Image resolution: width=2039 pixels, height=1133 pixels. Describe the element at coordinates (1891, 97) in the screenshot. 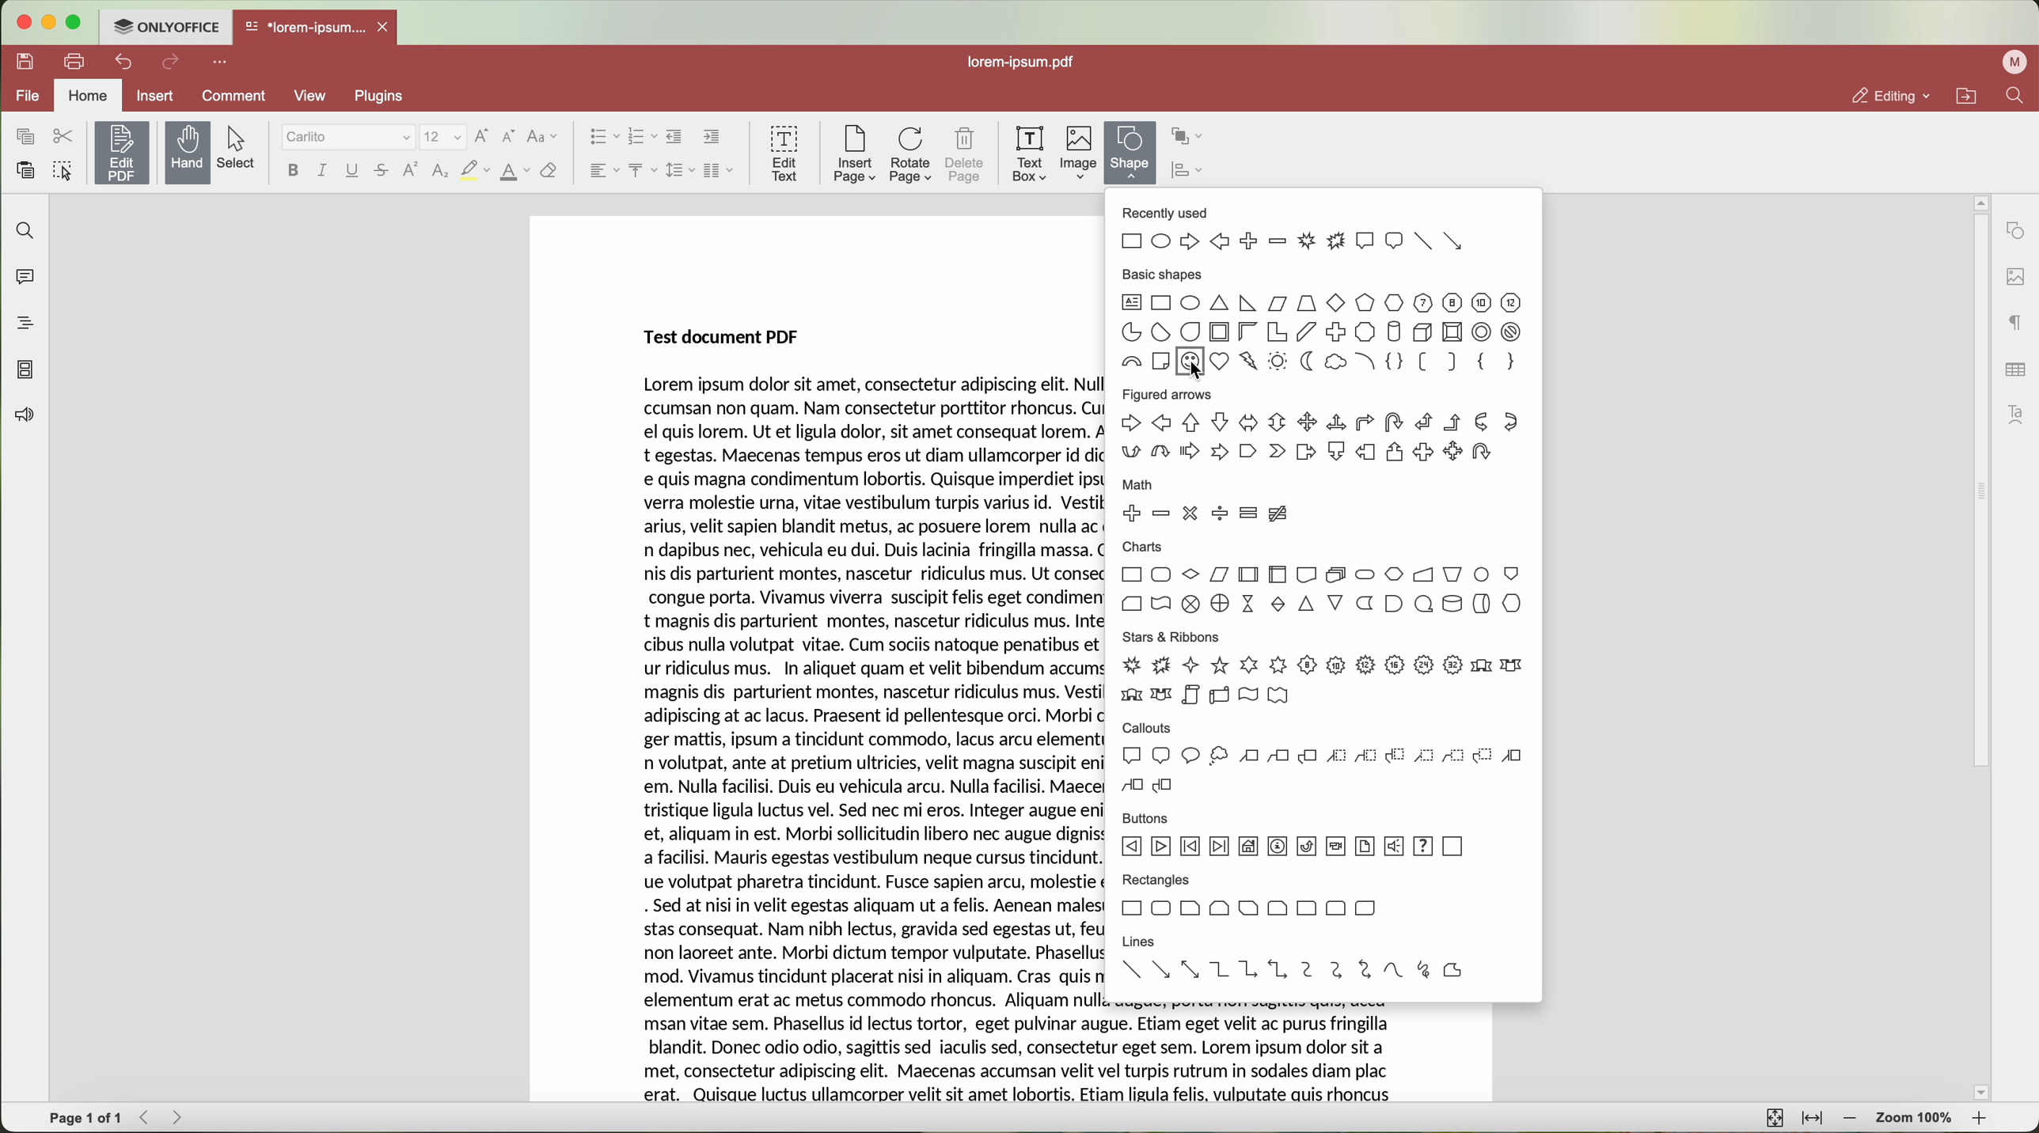

I see `editing` at that location.